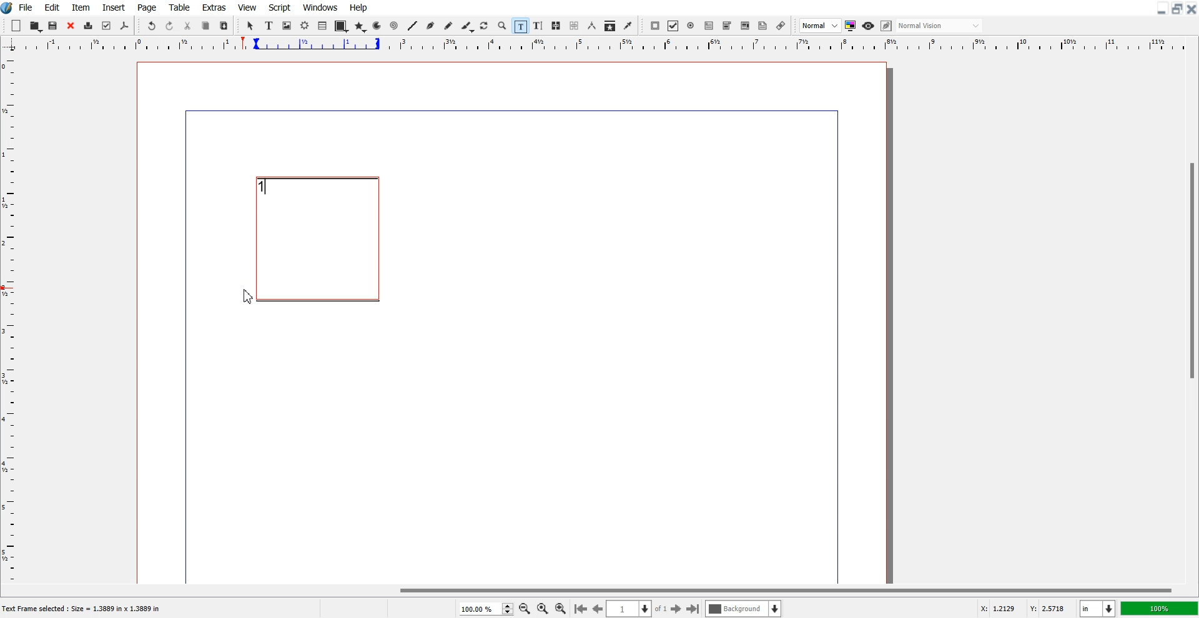 The width and height of the screenshot is (1199, 618). I want to click on Horizontal Scale, so click(613, 45).